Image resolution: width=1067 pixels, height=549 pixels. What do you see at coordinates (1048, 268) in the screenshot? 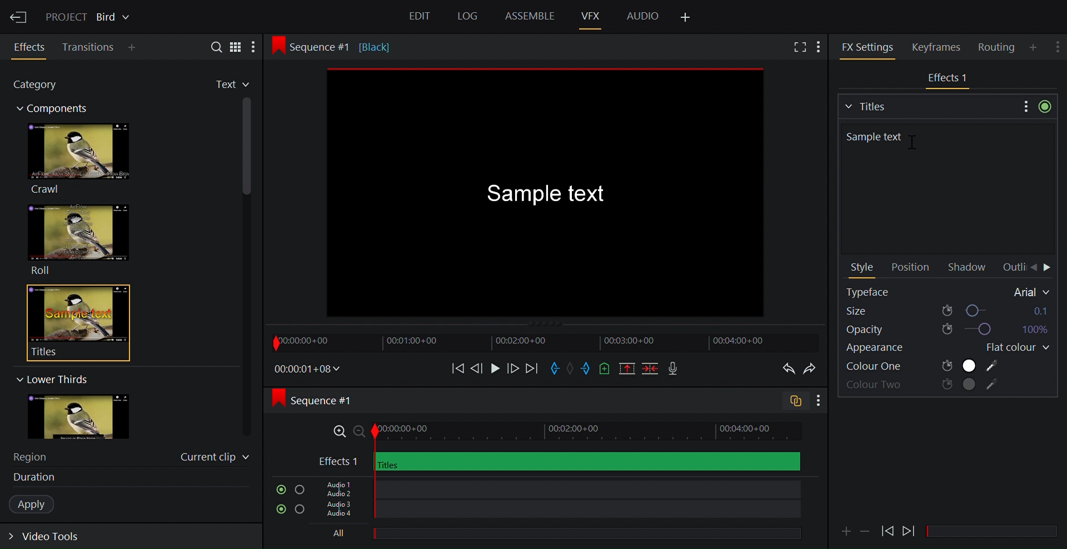
I see `Move Forward` at bounding box center [1048, 268].